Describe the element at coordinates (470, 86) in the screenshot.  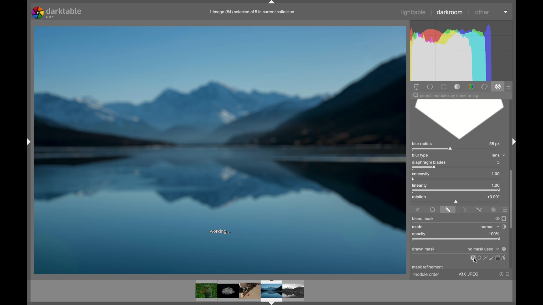
I see `color` at that location.